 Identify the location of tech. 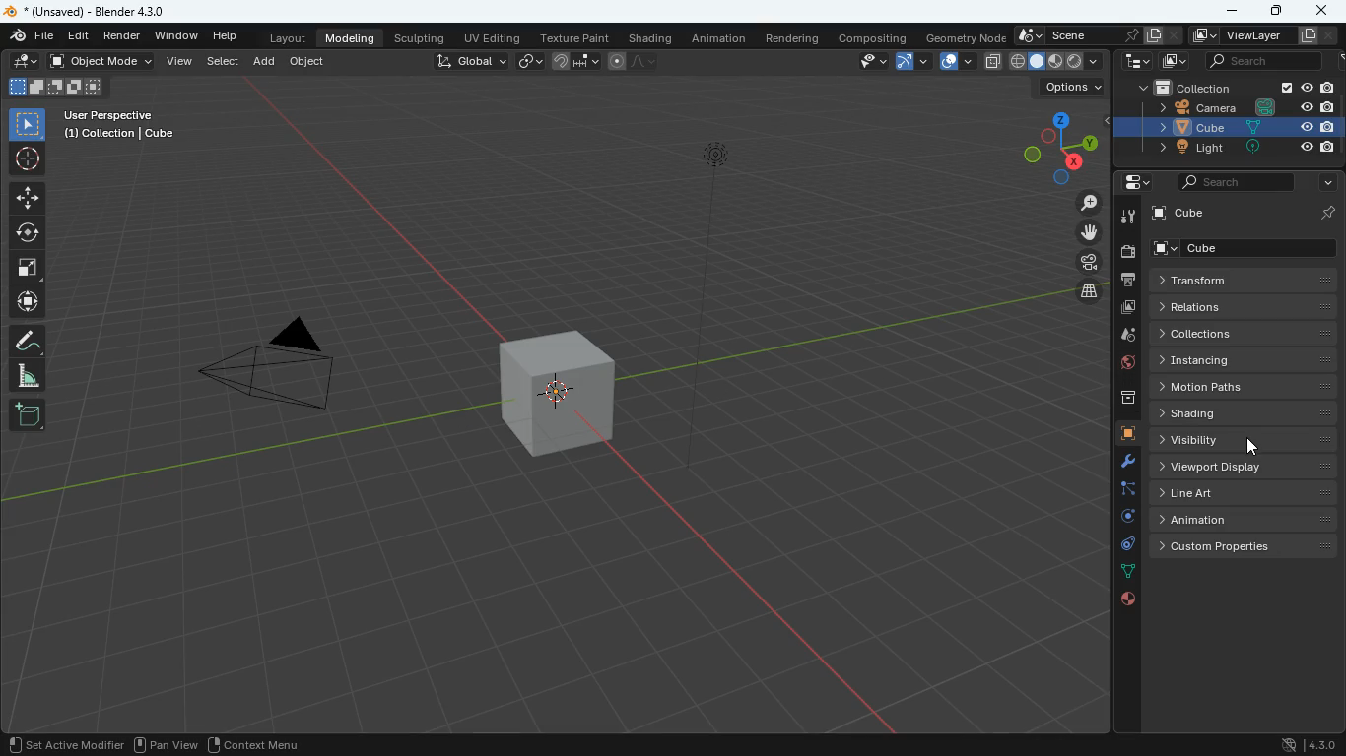
(1132, 62).